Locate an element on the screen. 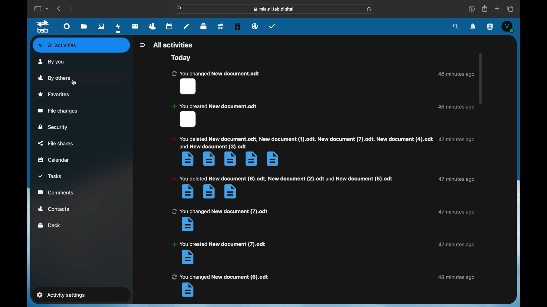  calendar is located at coordinates (54, 160).